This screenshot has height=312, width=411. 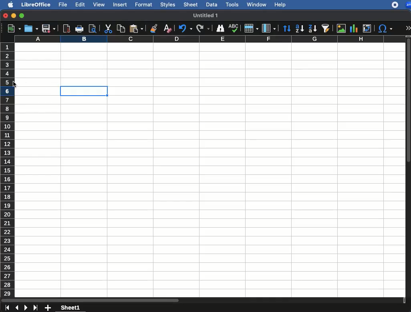 What do you see at coordinates (251, 29) in the screenshot?
I see `row` at bounding box center [251, 29].